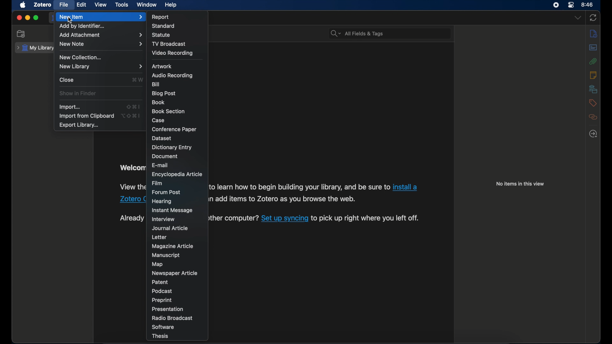 Image resolution: width=612 pixels, height=344 pixels. I want to click on time, so click(587, 4).